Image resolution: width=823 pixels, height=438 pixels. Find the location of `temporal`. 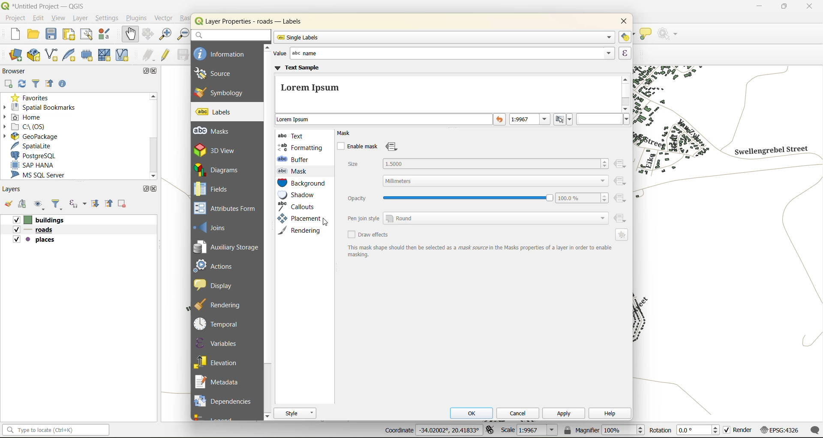

temporal is located at coordinates (219, 324).